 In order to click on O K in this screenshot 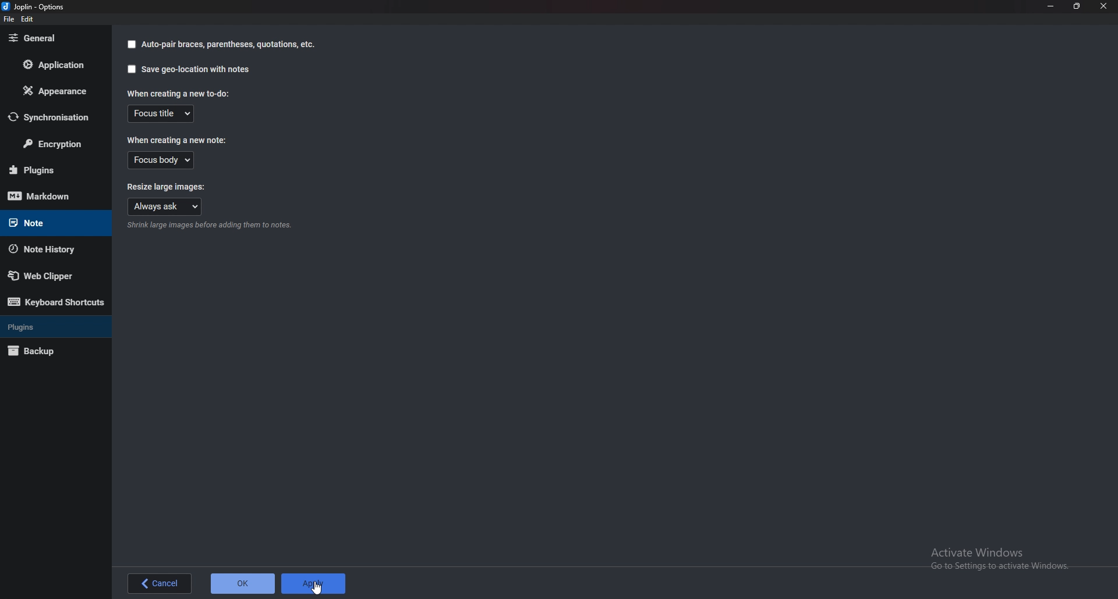, I will do `click(244, 584)`.